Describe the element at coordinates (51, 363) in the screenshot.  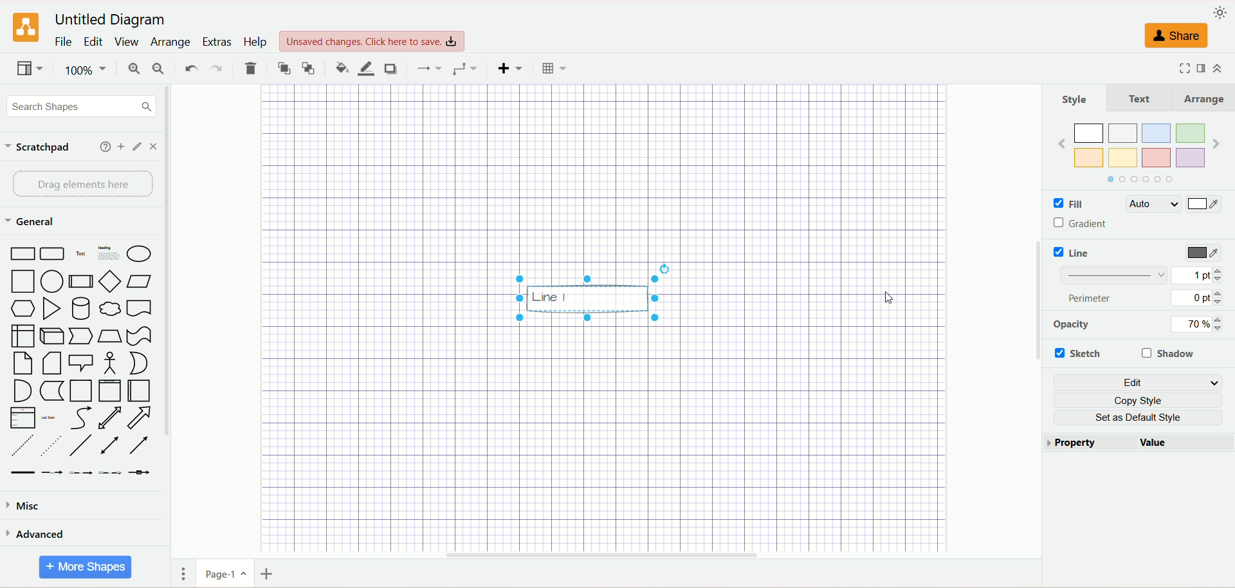
I see `Card` at that location.